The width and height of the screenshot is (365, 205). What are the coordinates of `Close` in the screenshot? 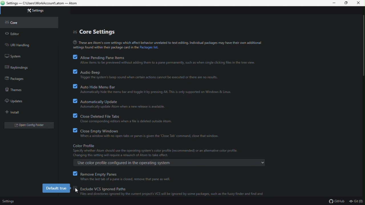 It's located at (360, 4).